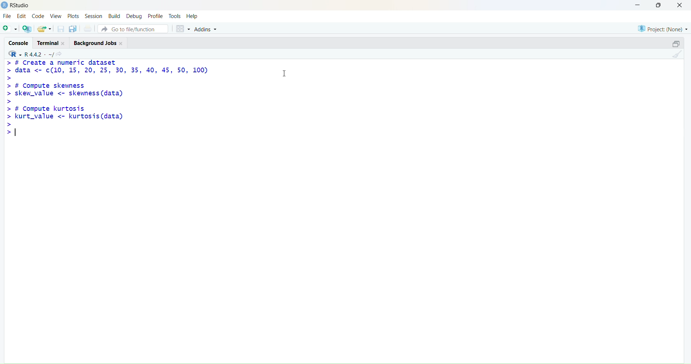 Image resolution: width=691 pixels, height=364 pixels. Describe the element at coordinates (134, 15) in the screenshot. I see `Debug` at that location.